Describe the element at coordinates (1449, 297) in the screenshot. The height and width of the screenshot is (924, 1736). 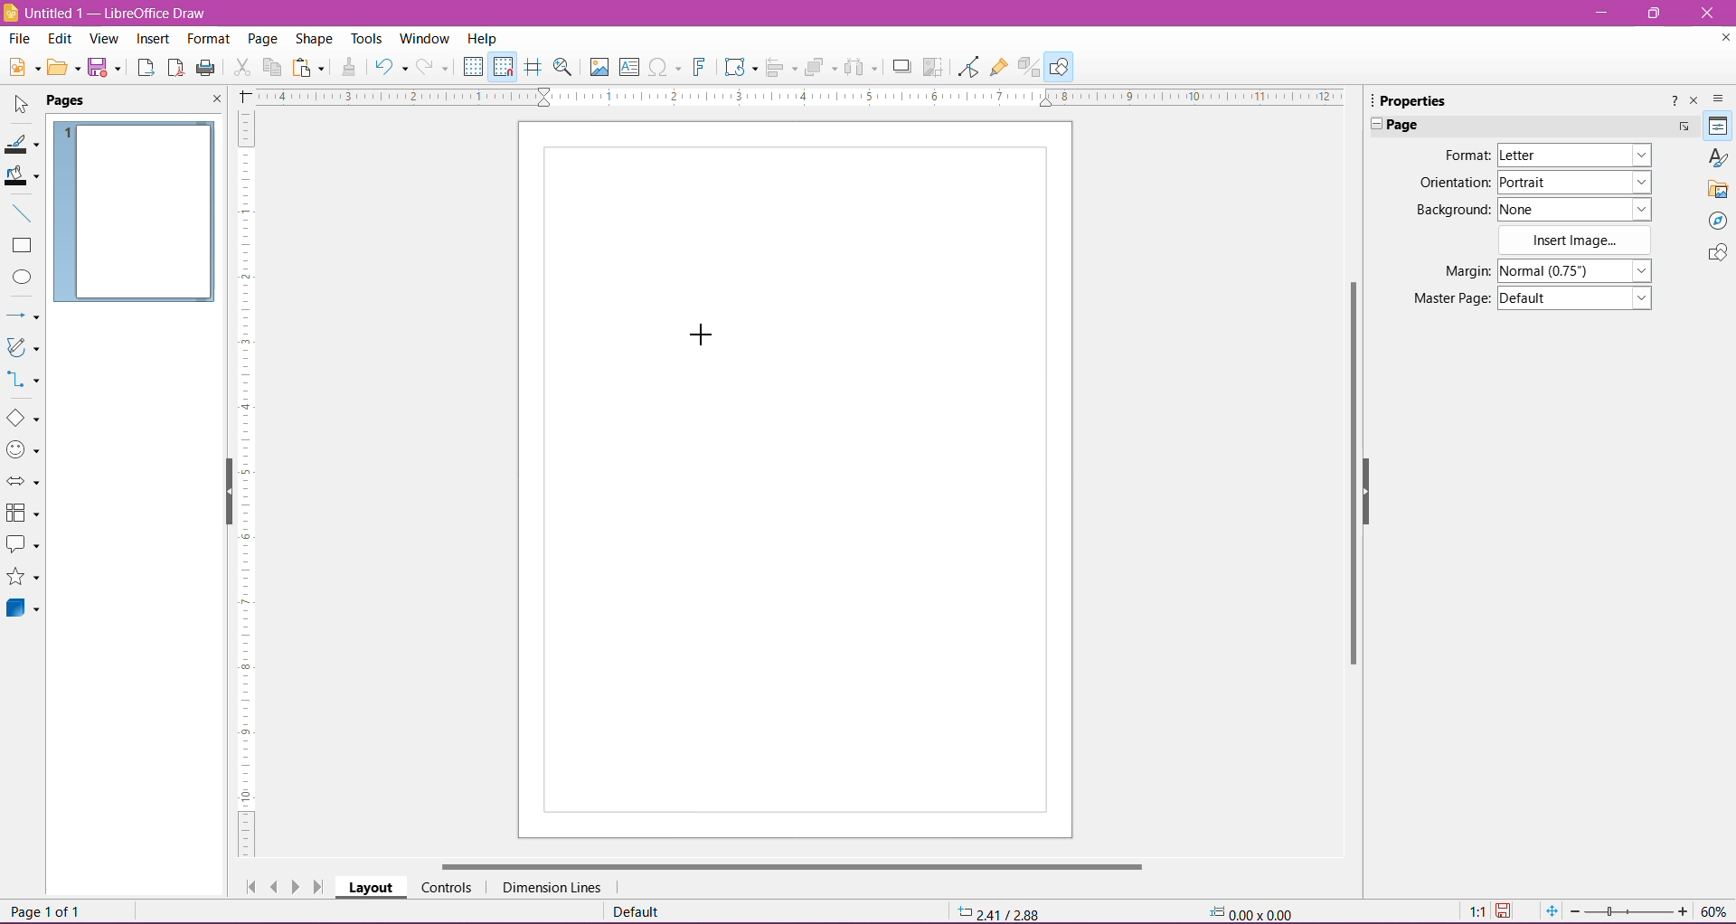
I see `Master Page` at that location.